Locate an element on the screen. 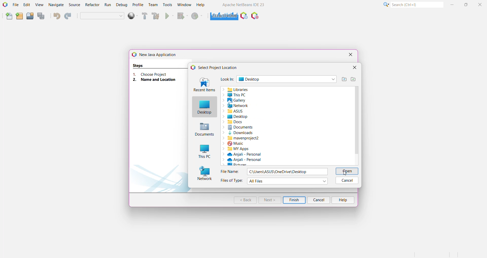 The height and width of the screenshot is (258, 487). Run Project is located at coordinates (169, 16).